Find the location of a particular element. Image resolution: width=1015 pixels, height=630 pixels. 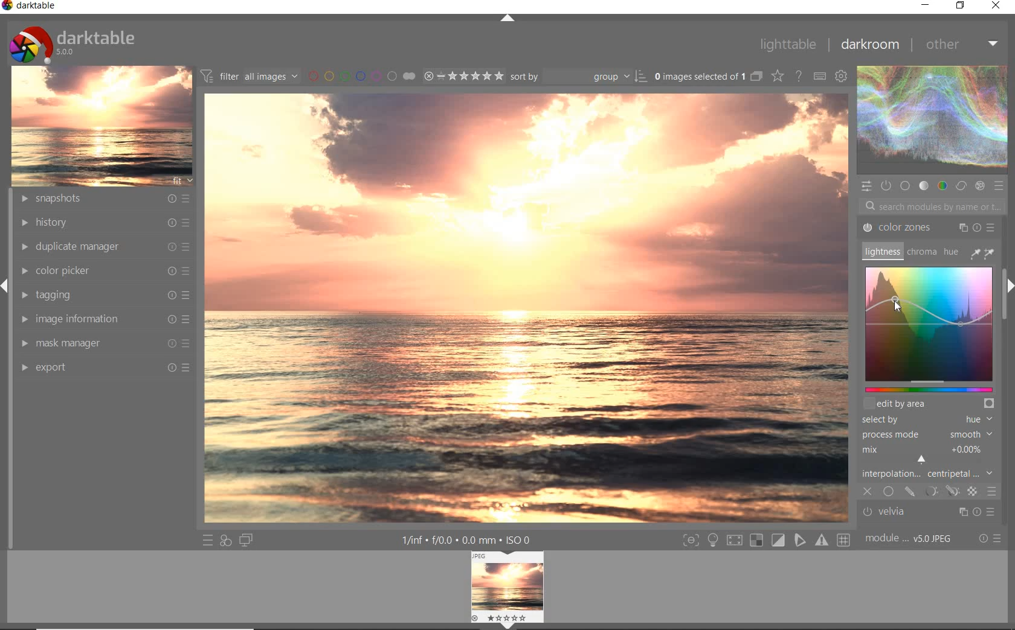

QUICK ACCESS PANEL is located at coordinates (868, 185).